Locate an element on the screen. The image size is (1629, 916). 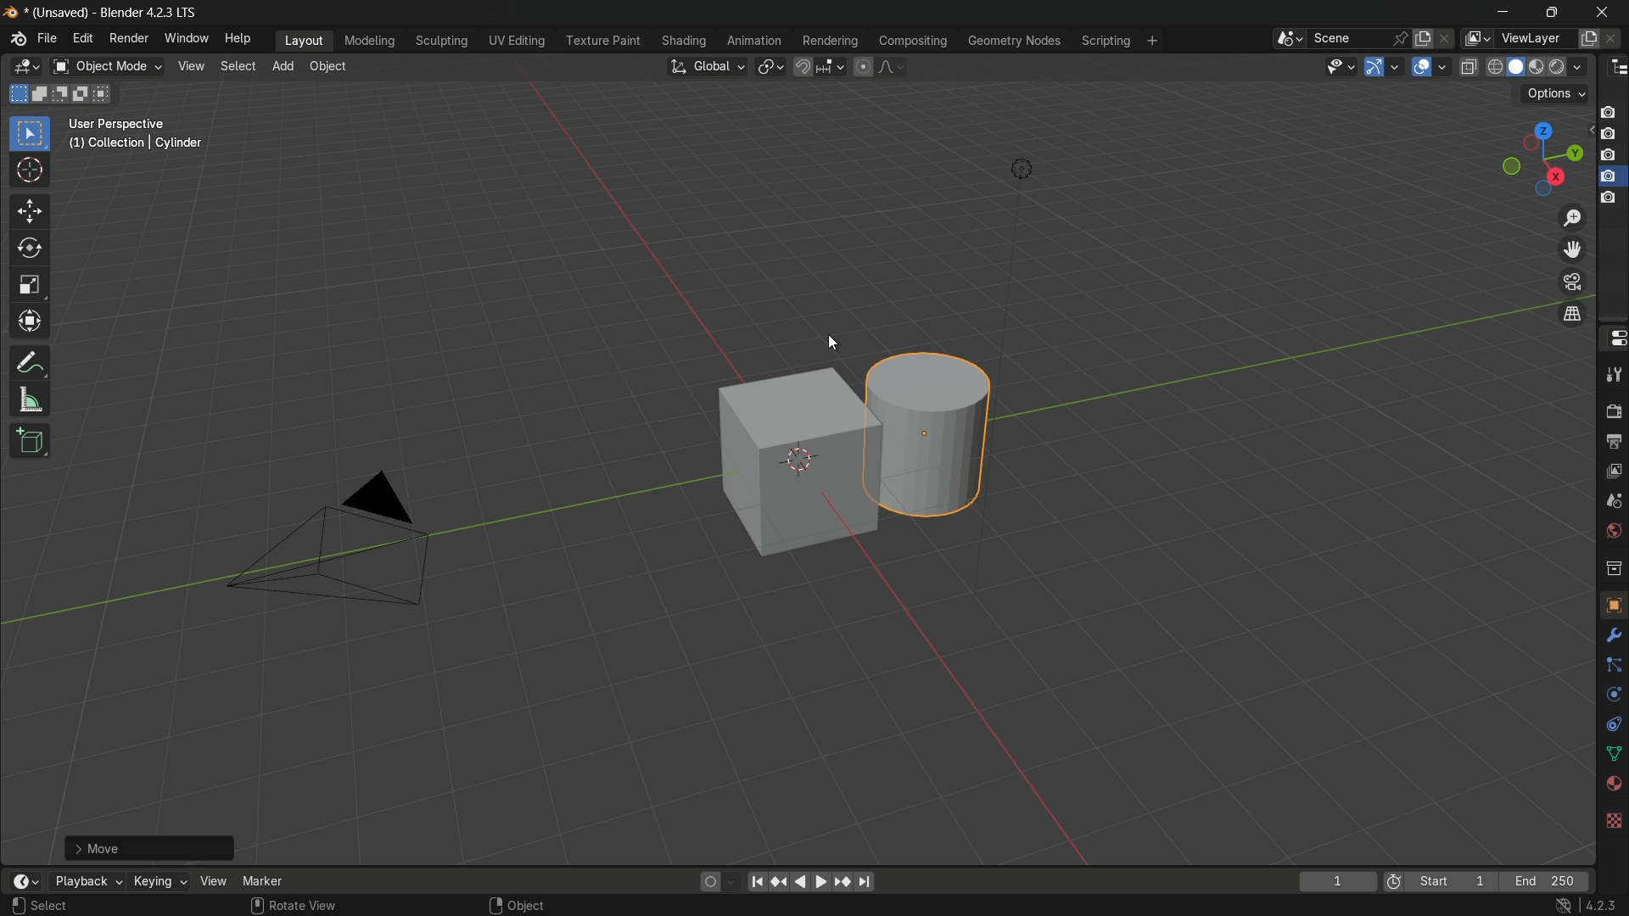
render menu is located at coordinates (127, 40).